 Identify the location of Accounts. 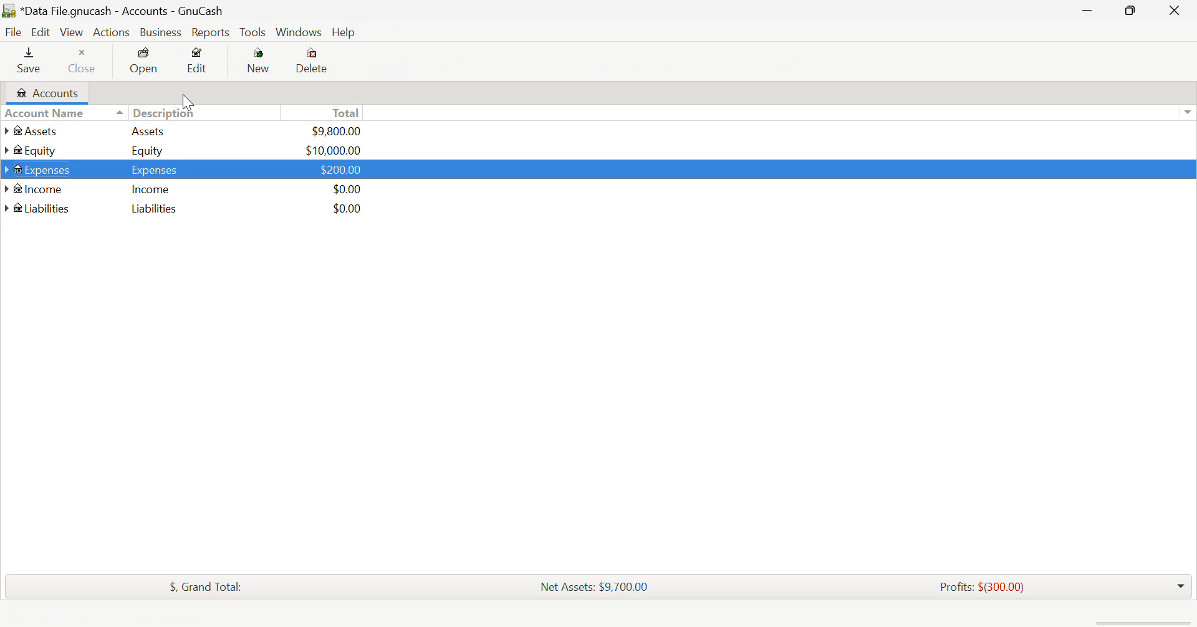
(46, 93).